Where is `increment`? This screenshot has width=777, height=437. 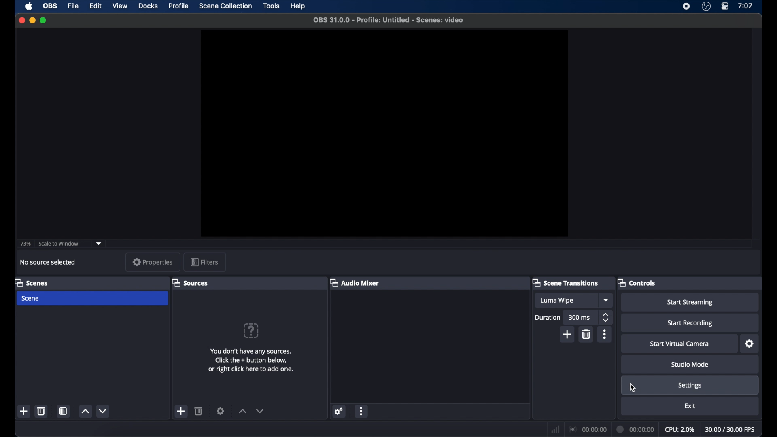 increment is located at coordinates (85, 412).